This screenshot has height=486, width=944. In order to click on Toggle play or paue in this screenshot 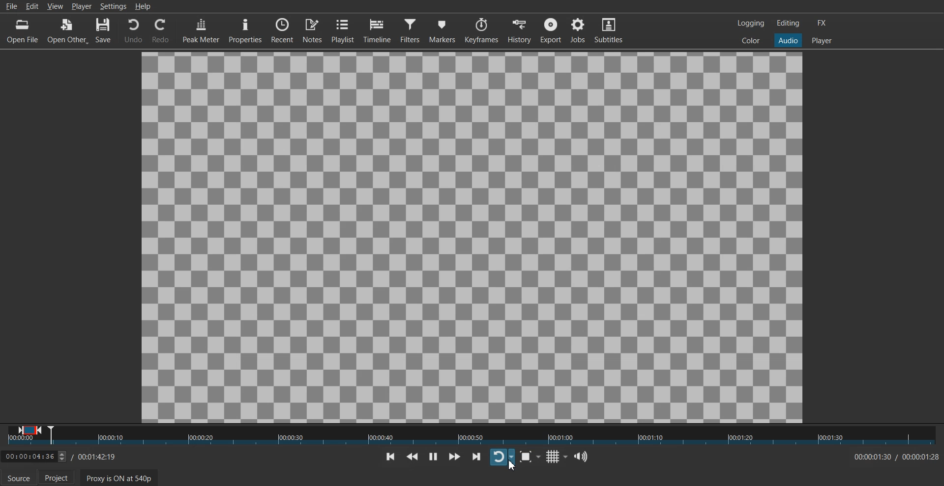, I will do `click(433, 456)`.